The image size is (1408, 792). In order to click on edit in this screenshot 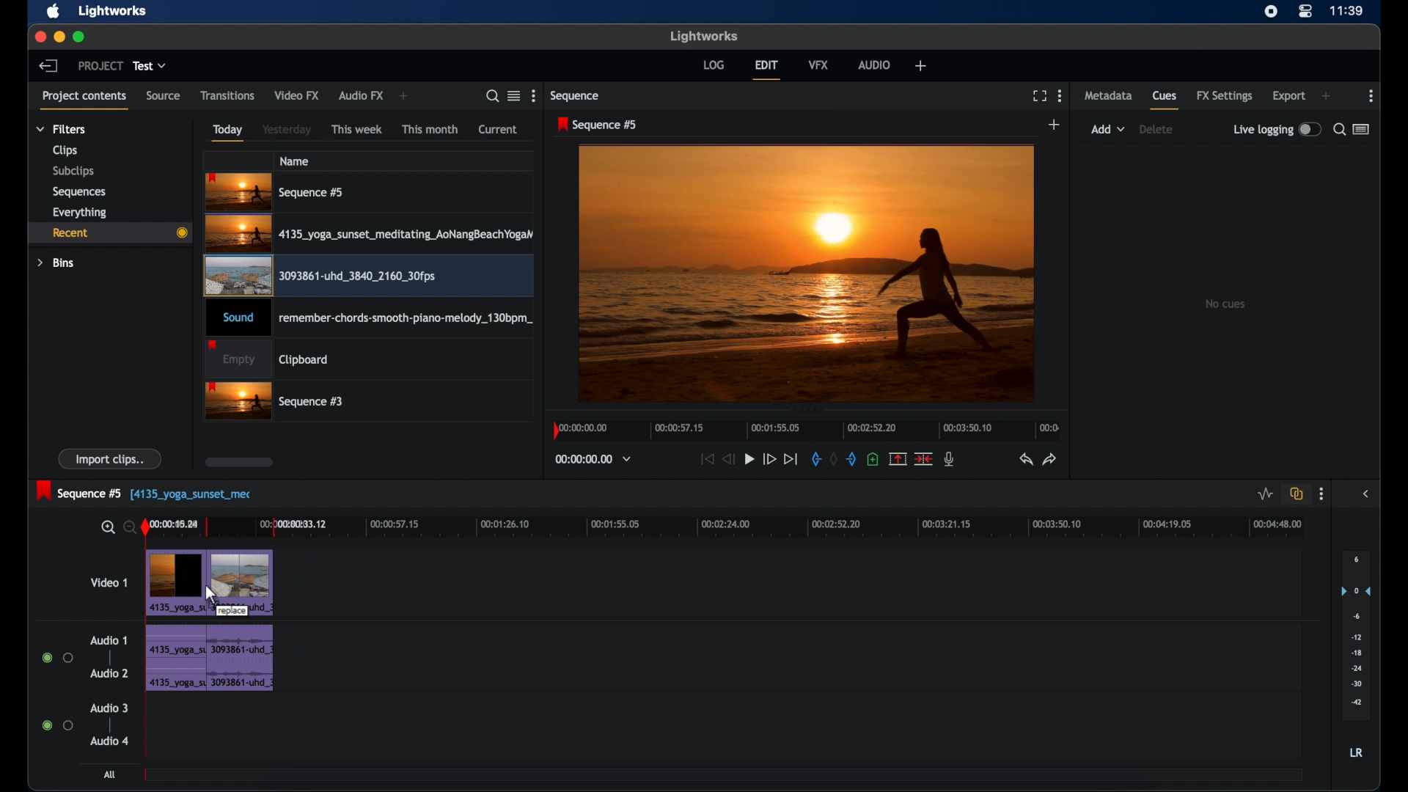, I will do `click(766, 69)`.